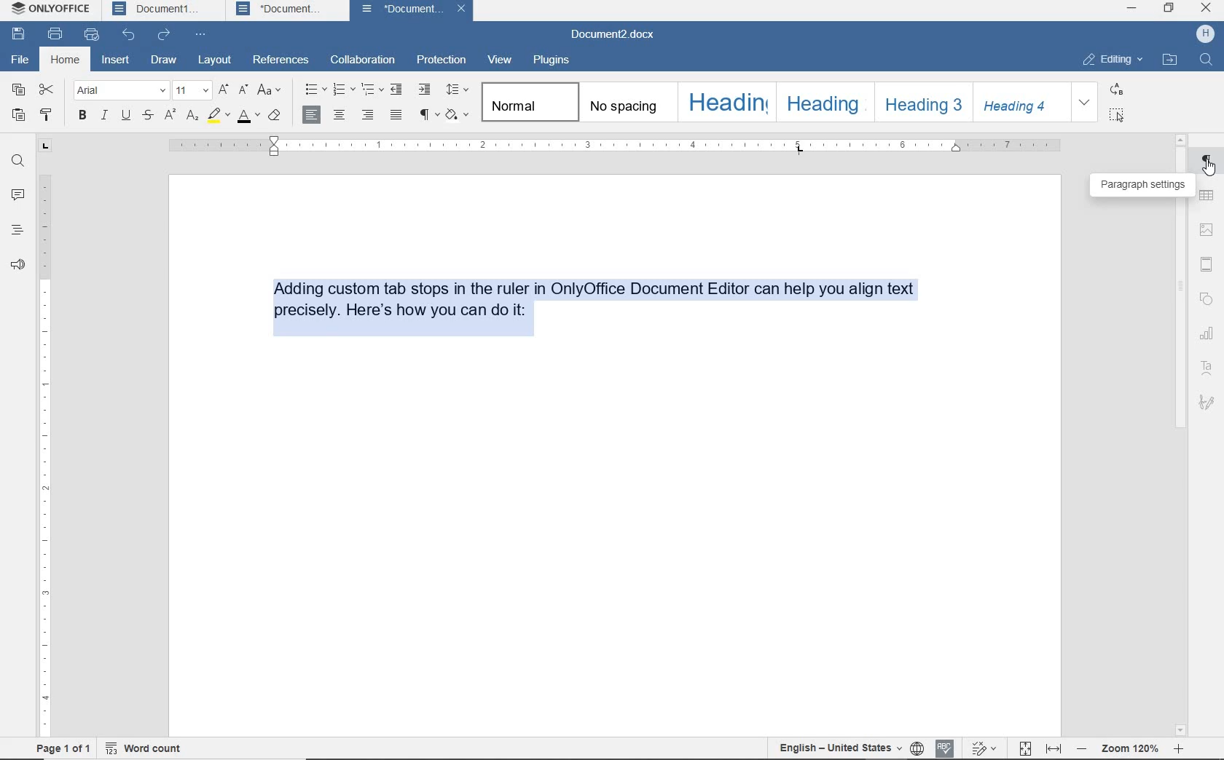 The height and width of the screenshot is (760, 1224). Describe the element at coordinates (836, 747) in the screenshot. I see `text language` at that location.